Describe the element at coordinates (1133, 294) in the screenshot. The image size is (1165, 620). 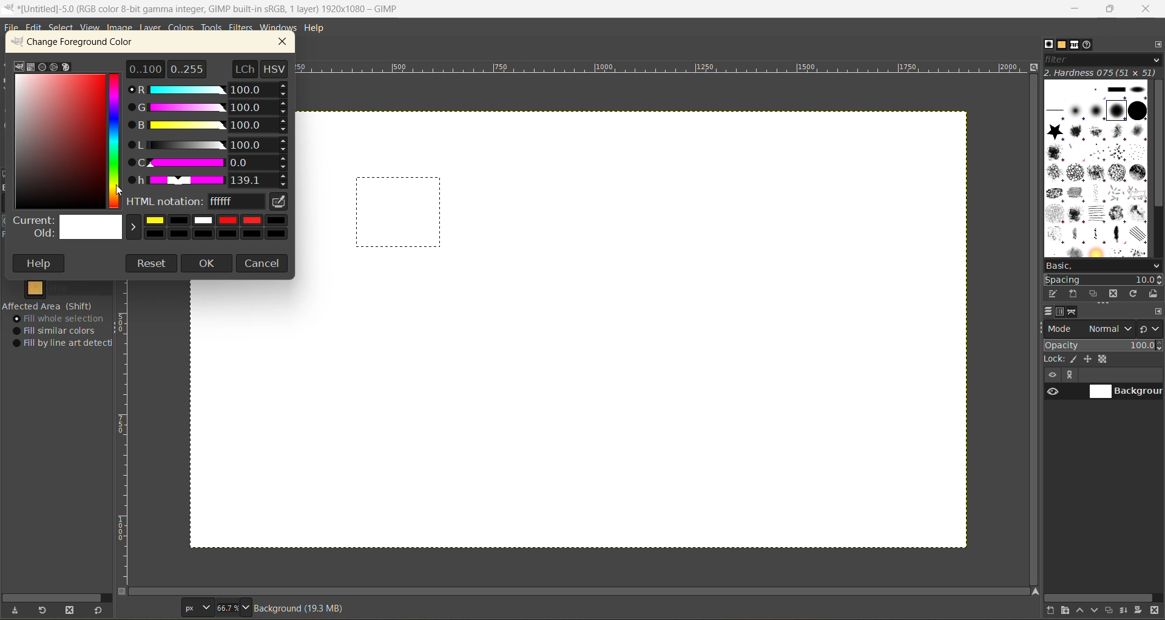
I see `refresh brushes` at that location.